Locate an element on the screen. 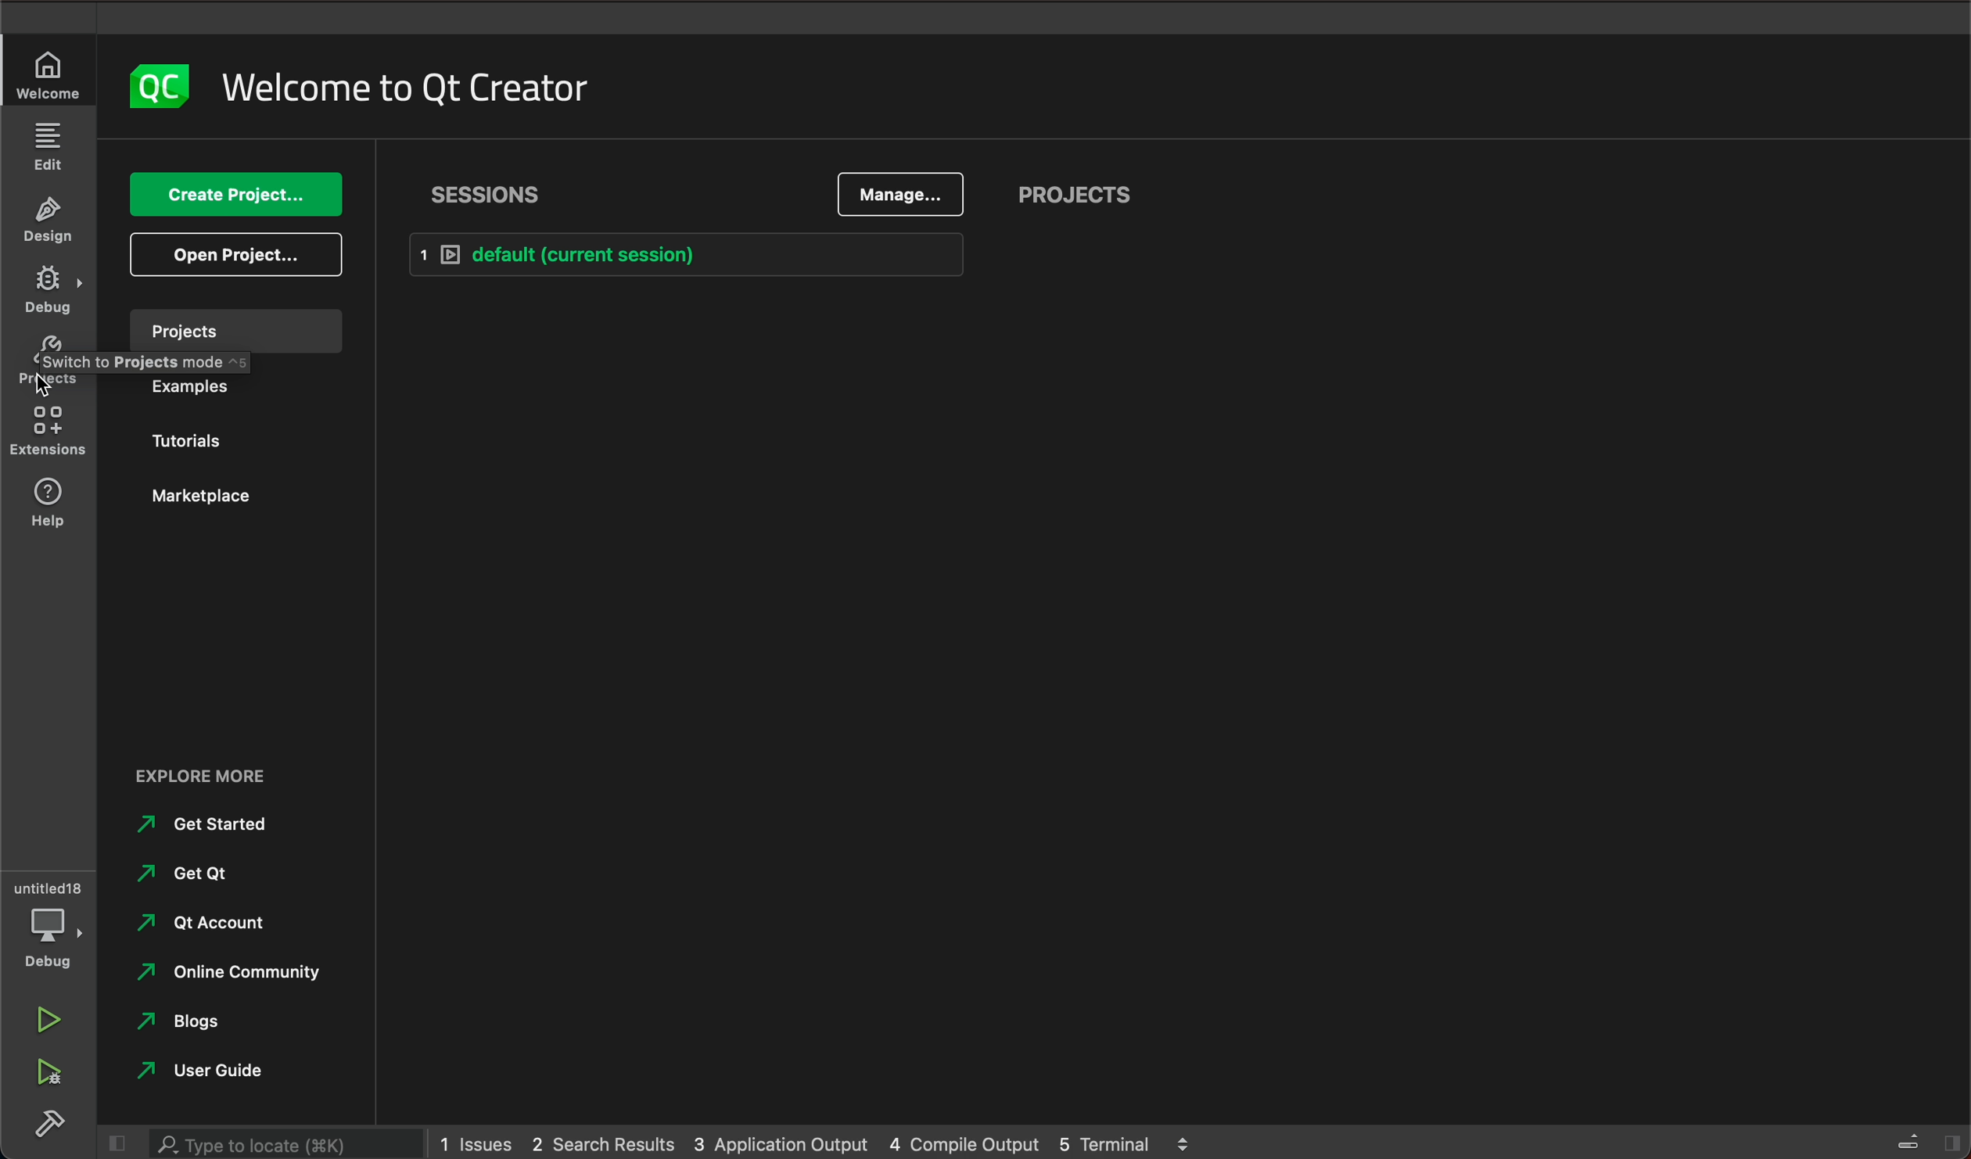 The height and width of the screenshot is (1159, 1971). logo is located at coordinates (166, 85).